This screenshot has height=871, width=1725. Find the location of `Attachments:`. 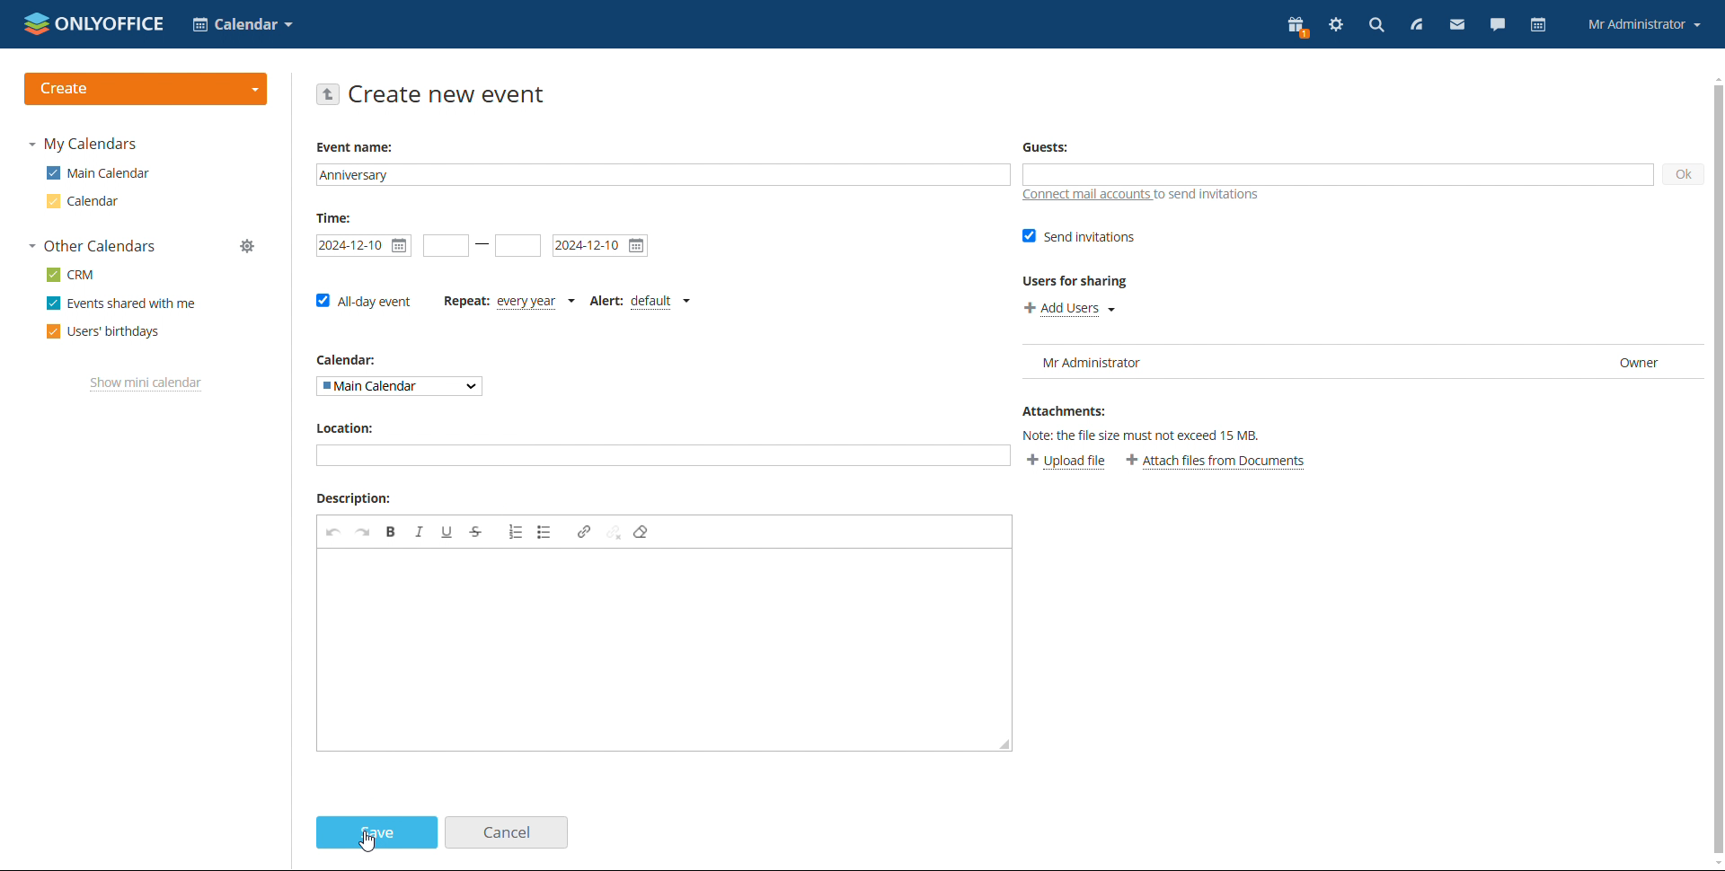

Attachments: is located at coordinates (1066, 410).